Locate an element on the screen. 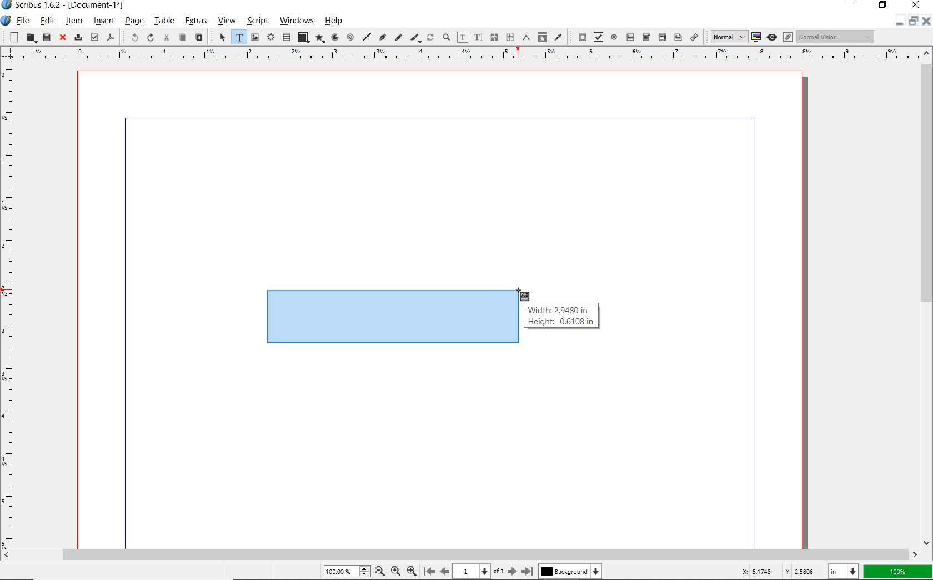 The image size is (933, 580). view is located at coordinates (226, 22).